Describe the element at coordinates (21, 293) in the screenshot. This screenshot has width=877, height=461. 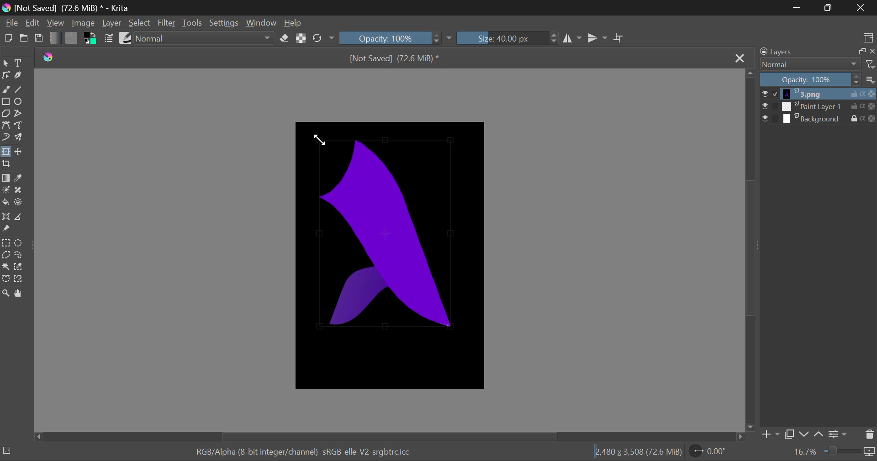
I see `Pan` at that location.